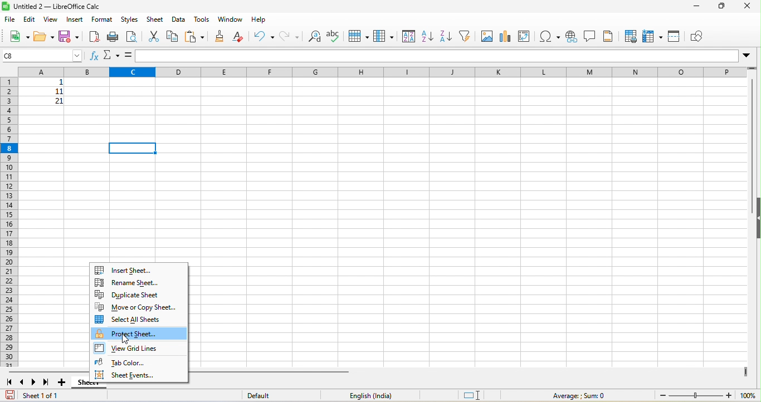 Image resolution: width=761 pixels, height=402 pixels. What do you see at coordinates (136, 320) in the screenshot?
I see `select all sheet` at bounding box center [136, 320].